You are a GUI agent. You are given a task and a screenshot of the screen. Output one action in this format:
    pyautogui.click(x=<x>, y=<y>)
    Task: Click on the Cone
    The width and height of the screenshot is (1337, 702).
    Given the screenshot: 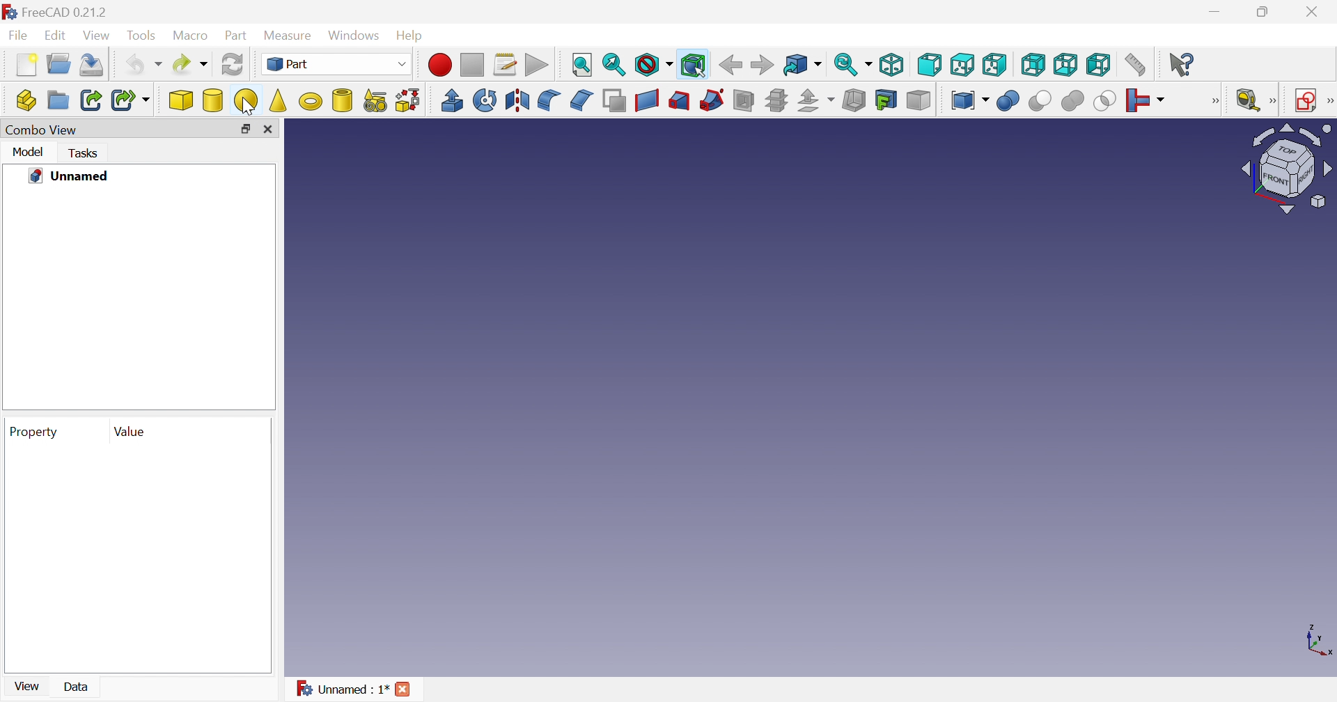 What is the action you would take?
    pyautogui.click(x=278, y=101)
    